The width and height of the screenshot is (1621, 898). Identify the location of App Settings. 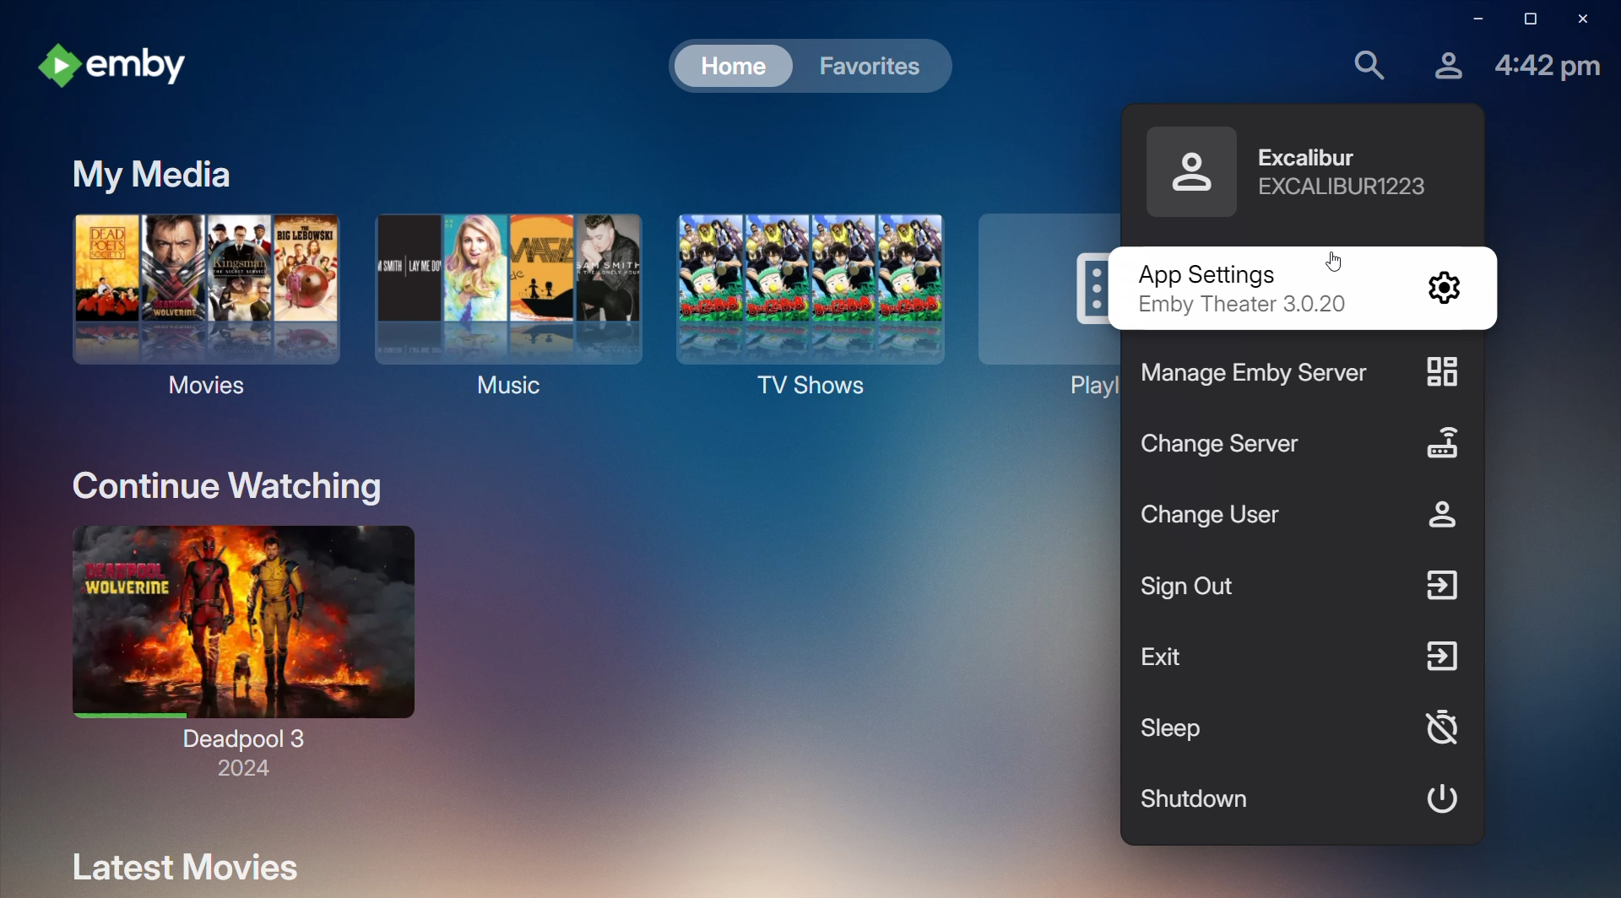
(1299, 290).